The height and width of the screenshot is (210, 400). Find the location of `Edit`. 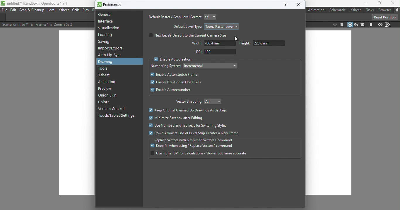

Edit is located at coordinates (13, 10).